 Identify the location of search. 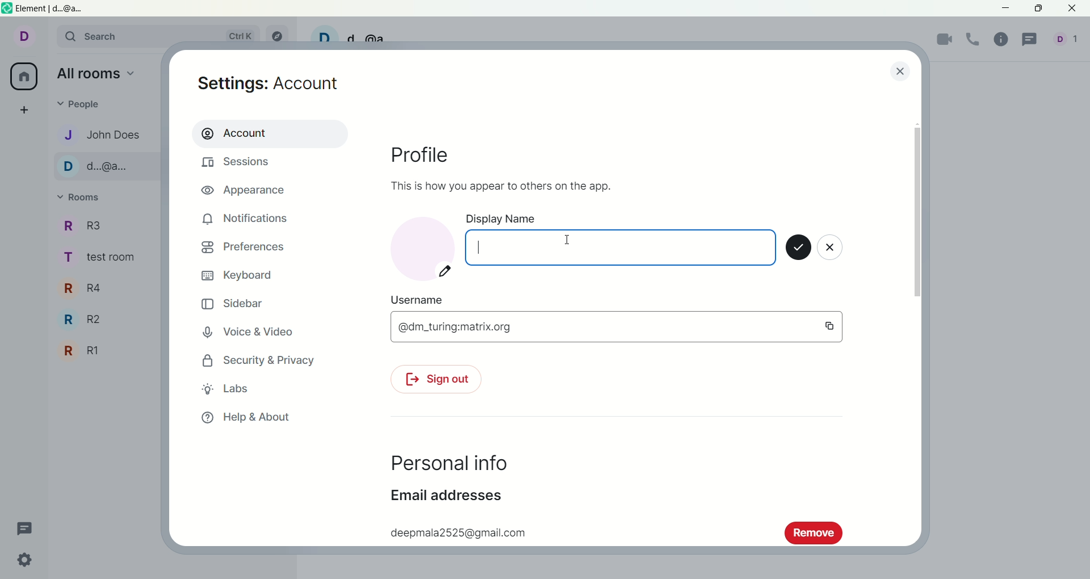
(163, 37).